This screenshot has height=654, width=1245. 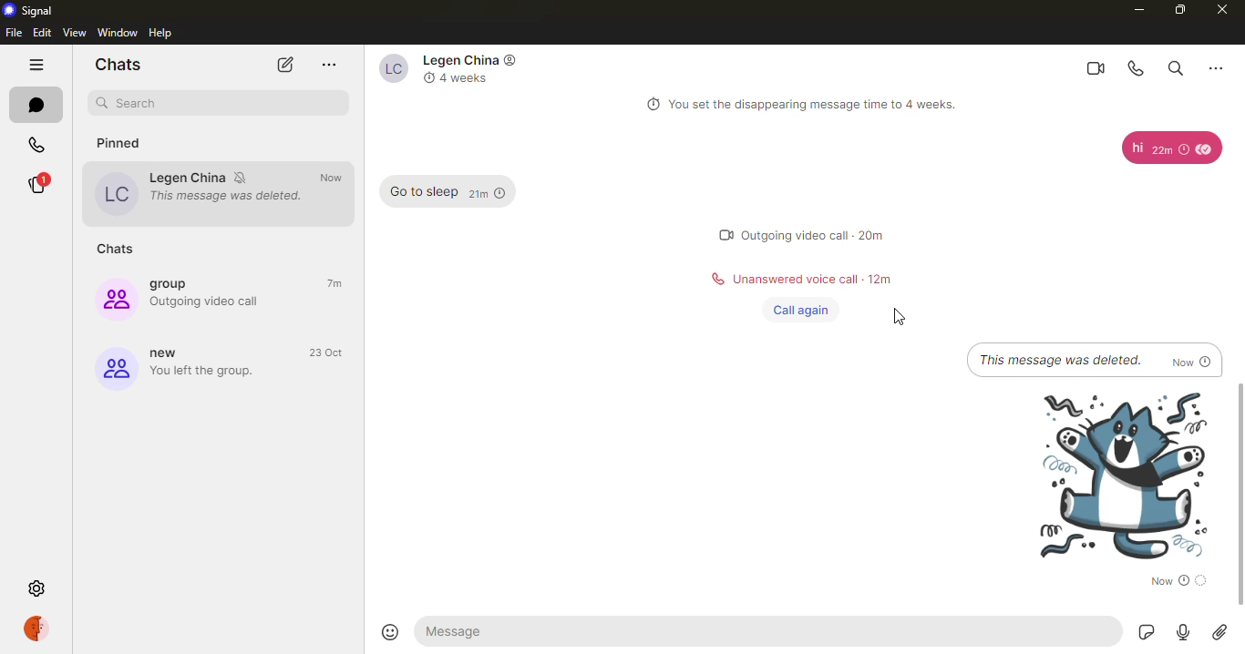 I want to click on settings, so click(x=37, y=589).